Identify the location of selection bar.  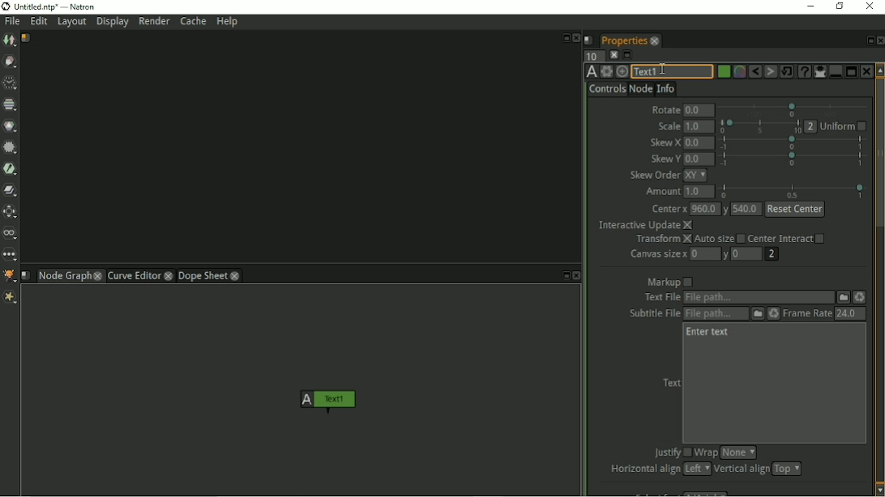
(793, 191).